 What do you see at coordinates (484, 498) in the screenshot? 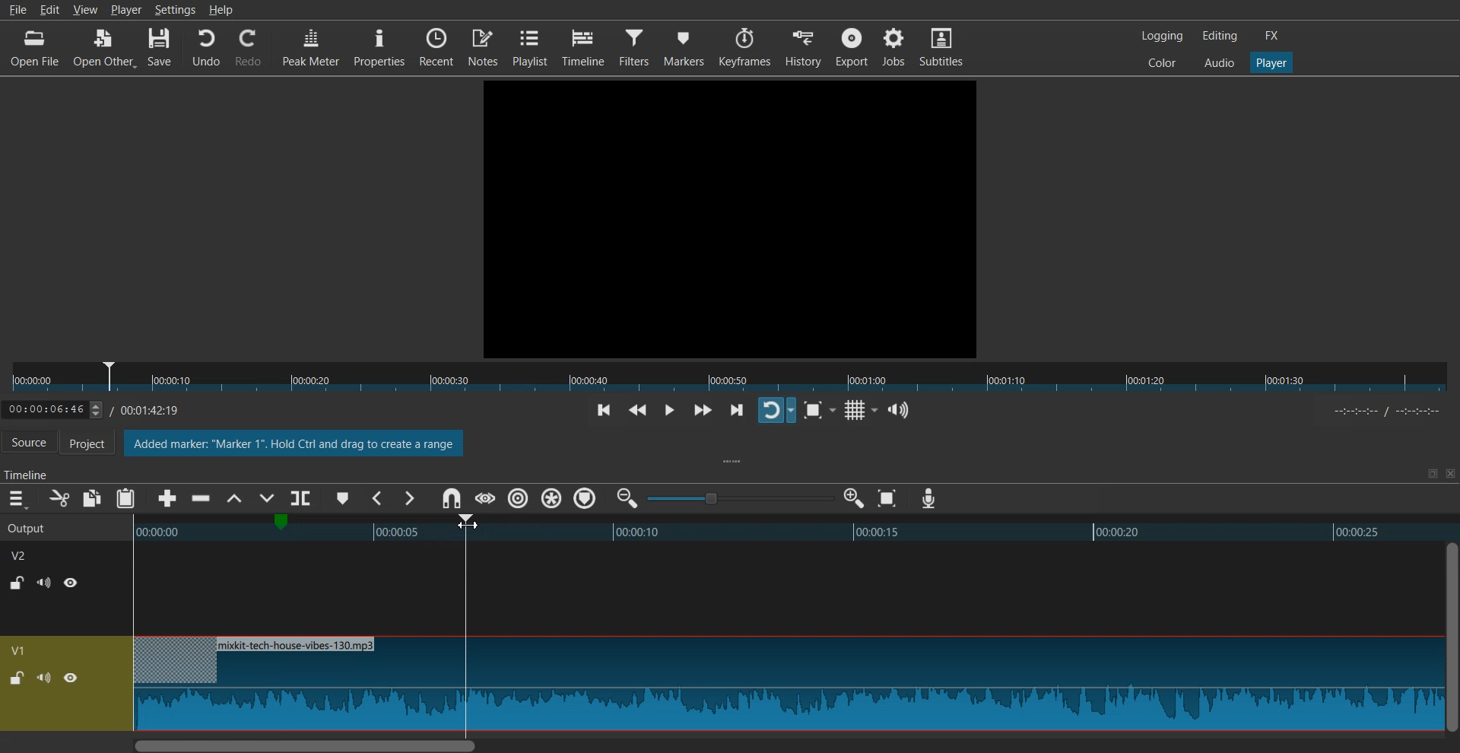
I see `Scrub while dragging` at bounding box center [484, 498].